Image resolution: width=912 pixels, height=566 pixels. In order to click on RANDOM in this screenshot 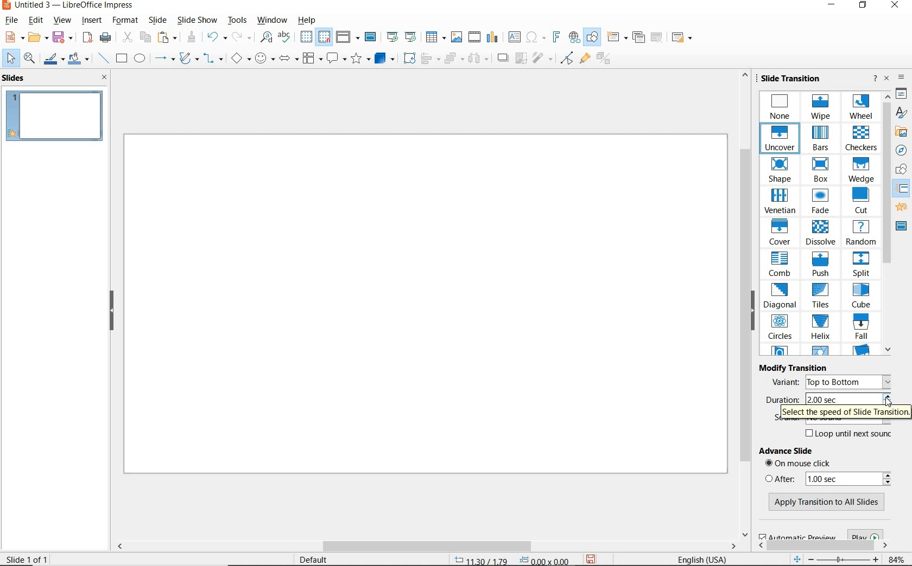, I will do `click(862, 234)`.